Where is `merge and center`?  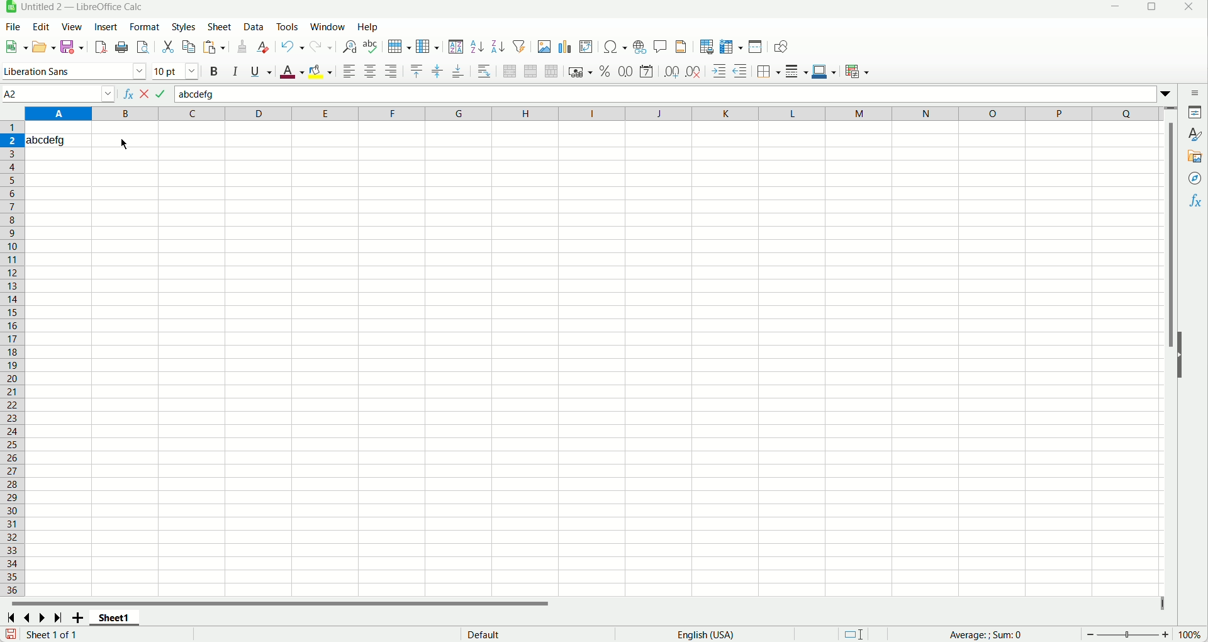 merge and center is located at coordinates (510, 70).